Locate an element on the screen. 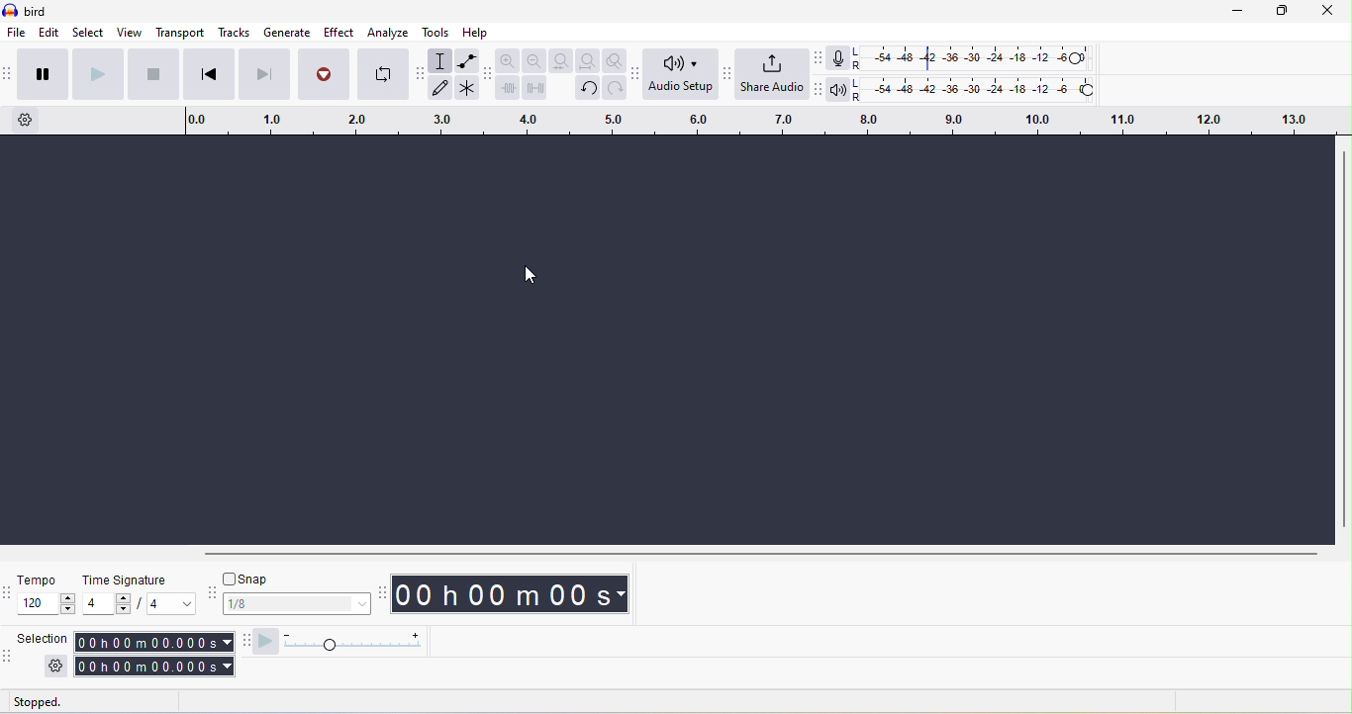 The image size is (1352, 714). help is located at coordinates (486, 34).